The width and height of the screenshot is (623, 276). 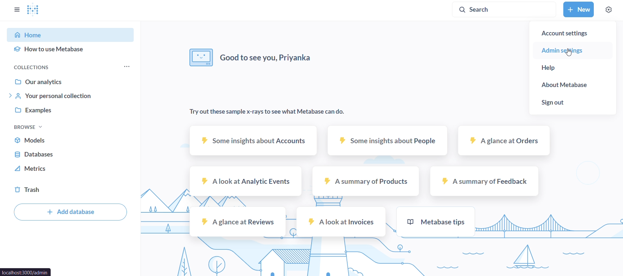 I want to click on admin setup, so click(x=571, y=52).